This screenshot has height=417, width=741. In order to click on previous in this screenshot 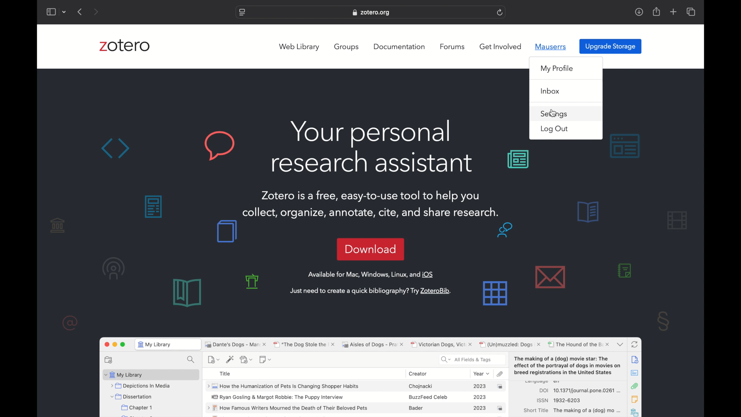, I will do `click(80, 12)`.